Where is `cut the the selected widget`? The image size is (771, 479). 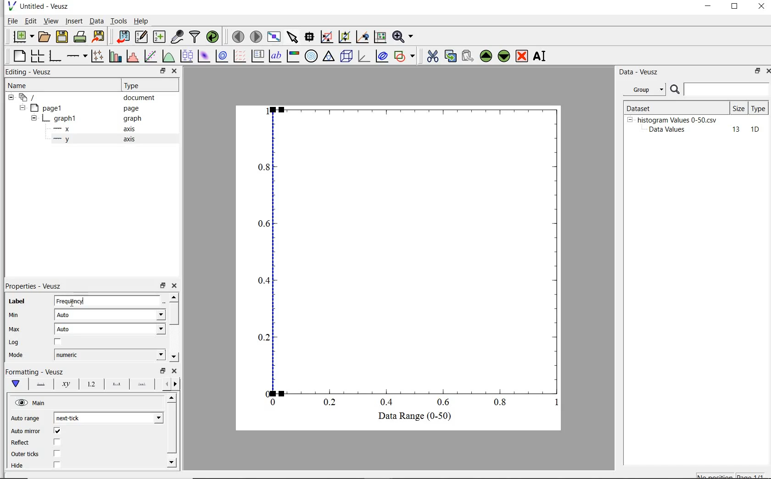
cut the the selected widget is located at coordinates (431, 57).